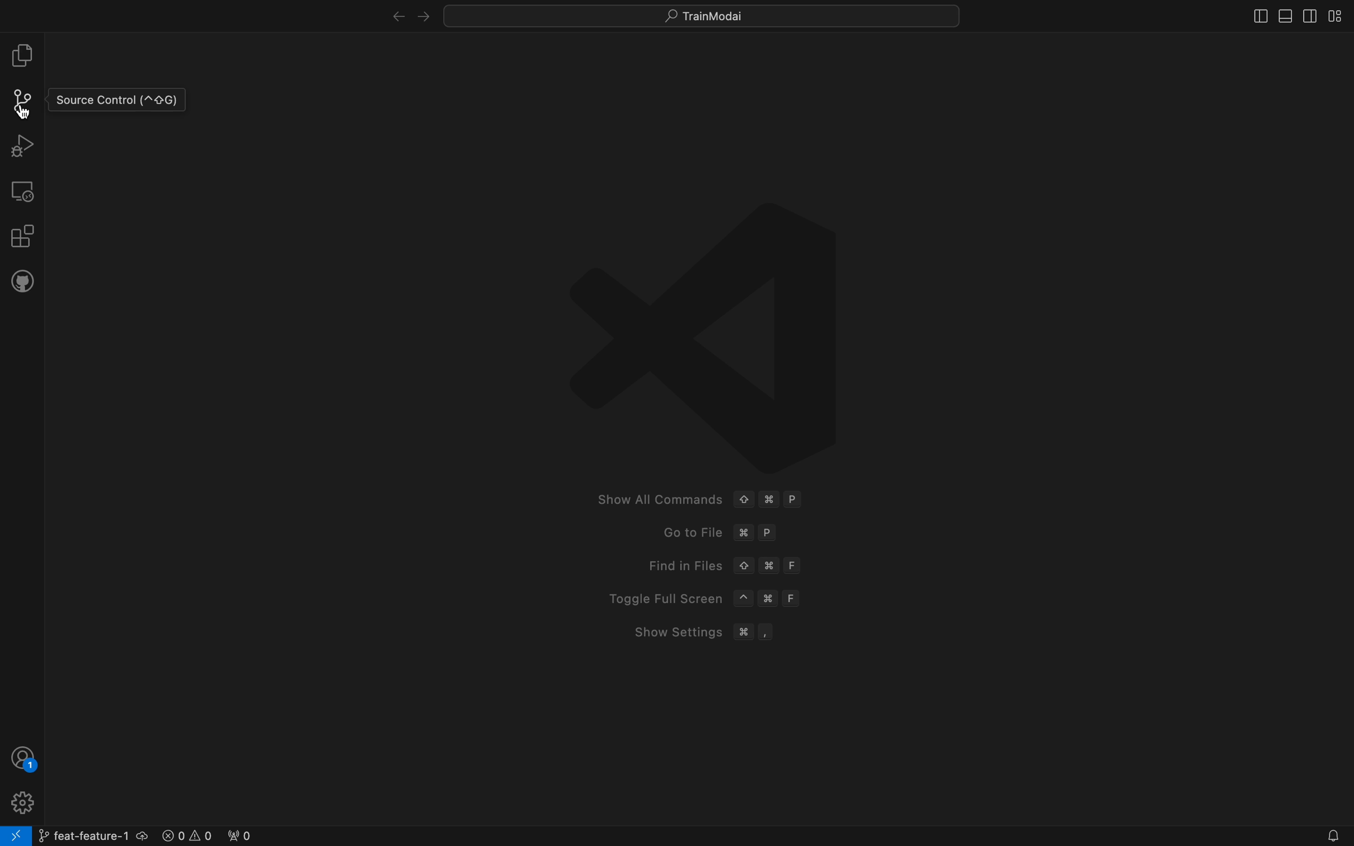 The width and height of the screenshot is (1354, 846). I want to click on F, so click(794, 566).